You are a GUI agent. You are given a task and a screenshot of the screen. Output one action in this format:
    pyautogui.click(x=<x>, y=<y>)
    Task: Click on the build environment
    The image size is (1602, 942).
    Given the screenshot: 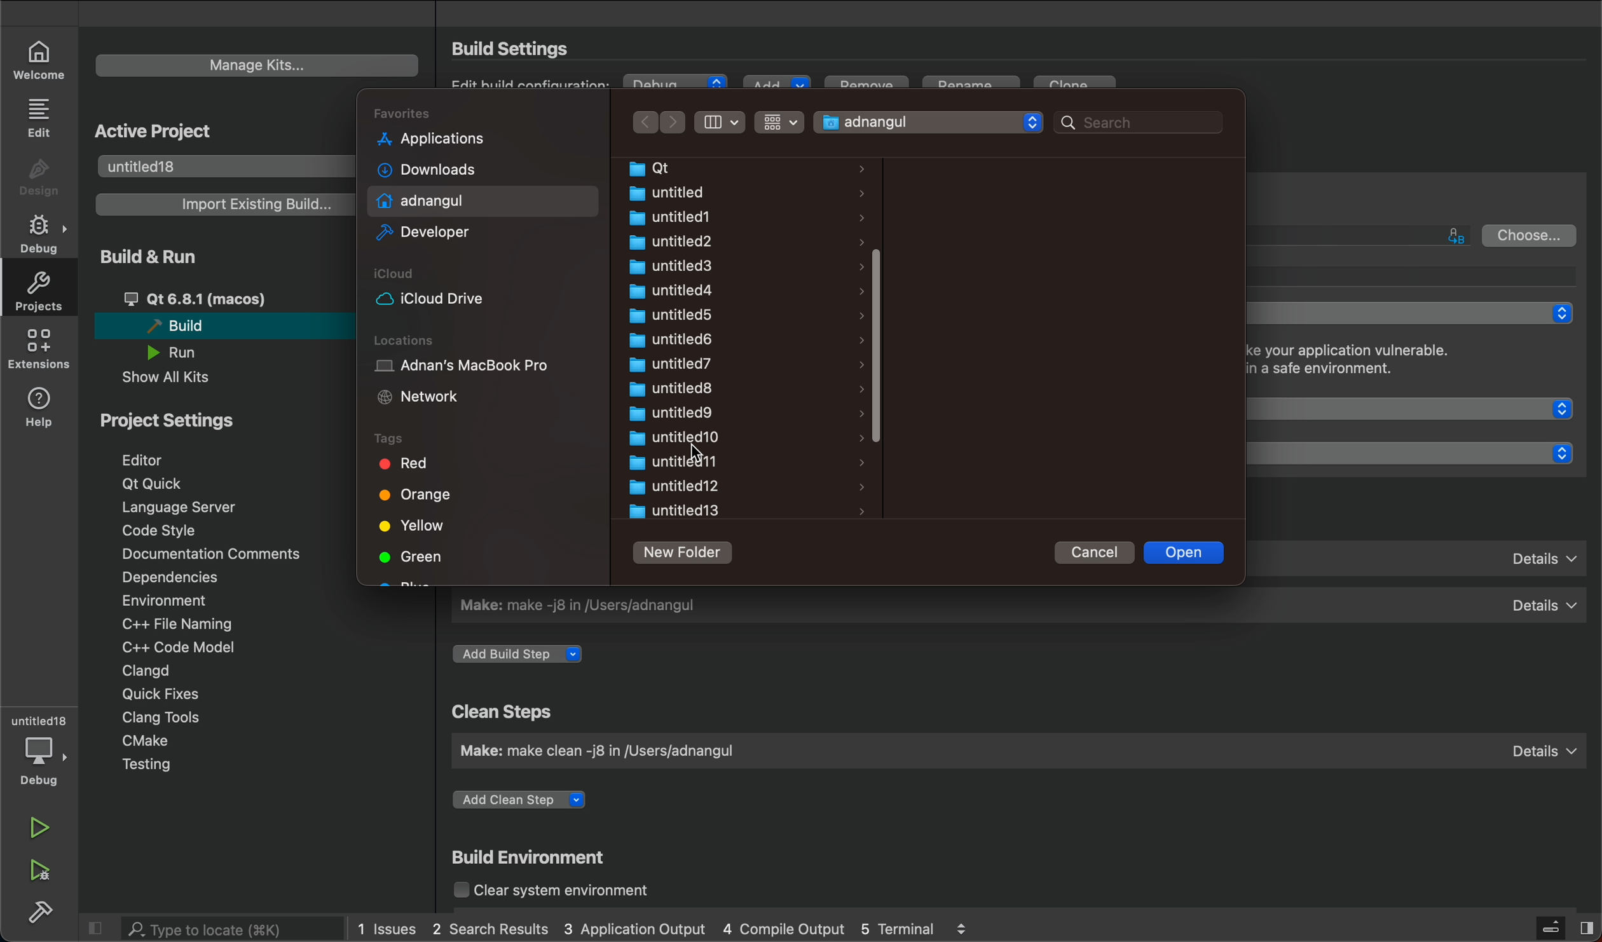 What is the action you would take?
    pyautogui.click(x=541, y=857)
    